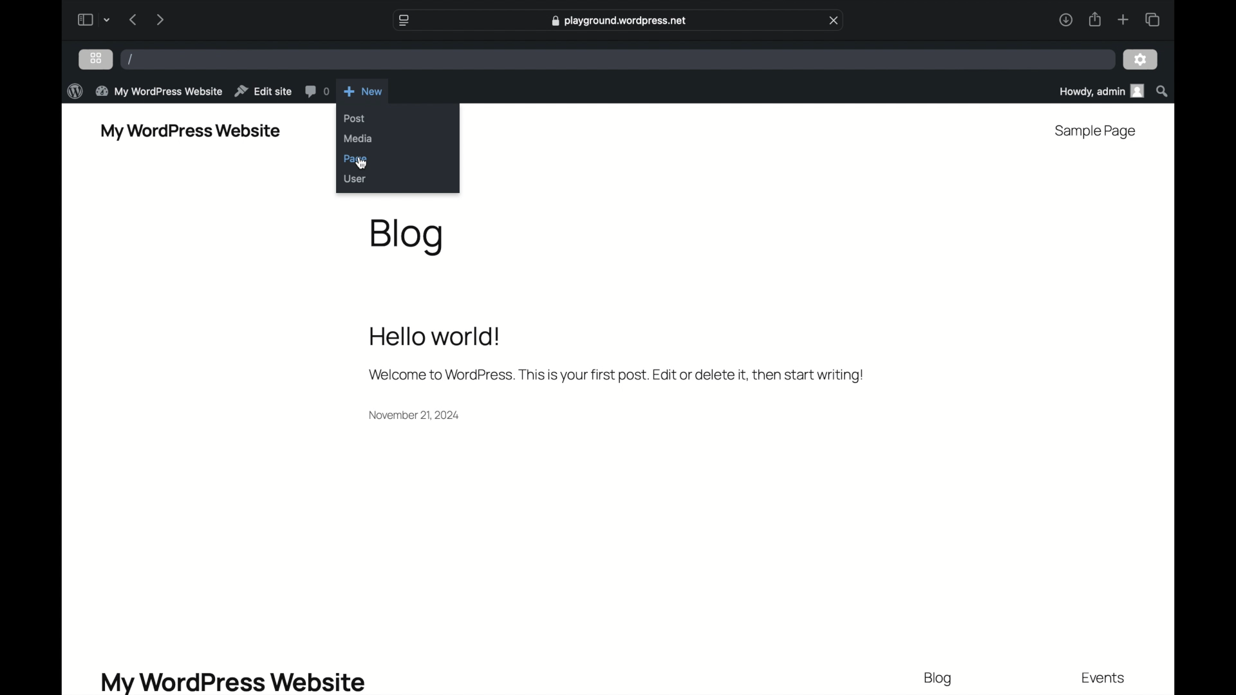 The width and height of the screenshot is (1236, 695). I want to click on web address, so click(619, 21).